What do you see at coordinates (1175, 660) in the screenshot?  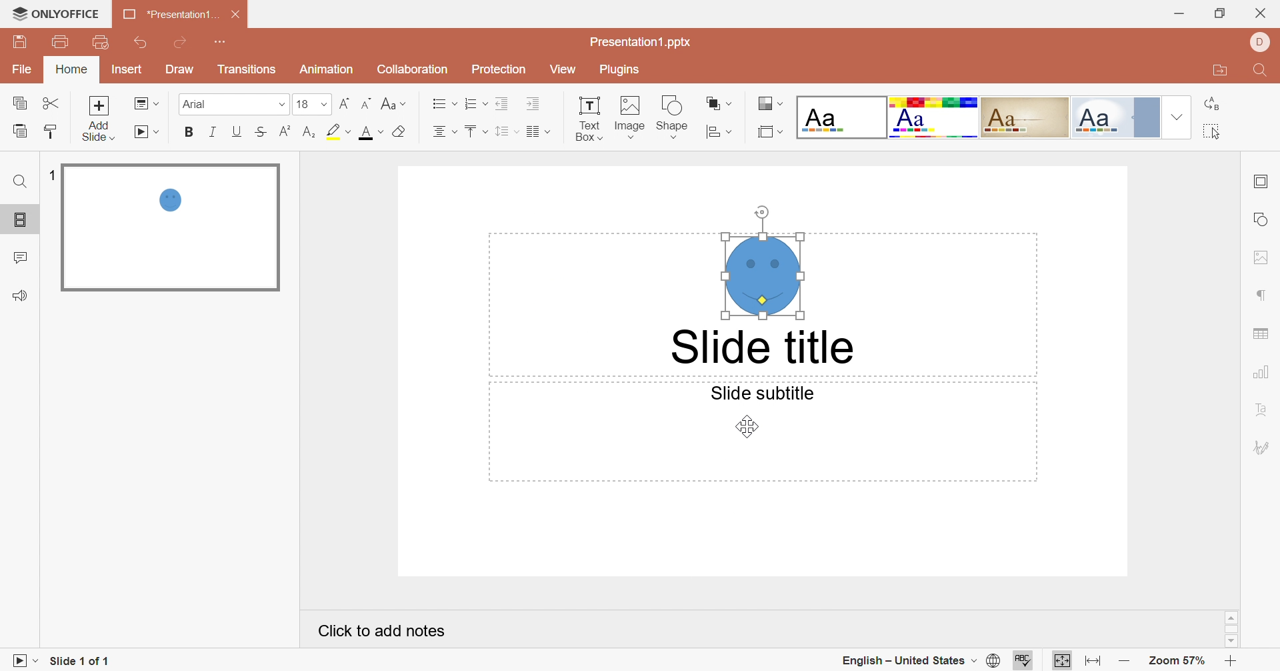 I see `Zoom 57%` at bounding box center [1175, 660].